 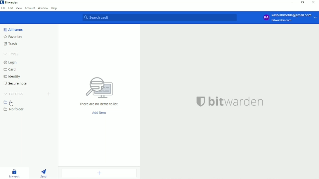 What do you see at coordinates (55, 8) in the screenshot?
I see `Help` at bounding box center [55, 8].